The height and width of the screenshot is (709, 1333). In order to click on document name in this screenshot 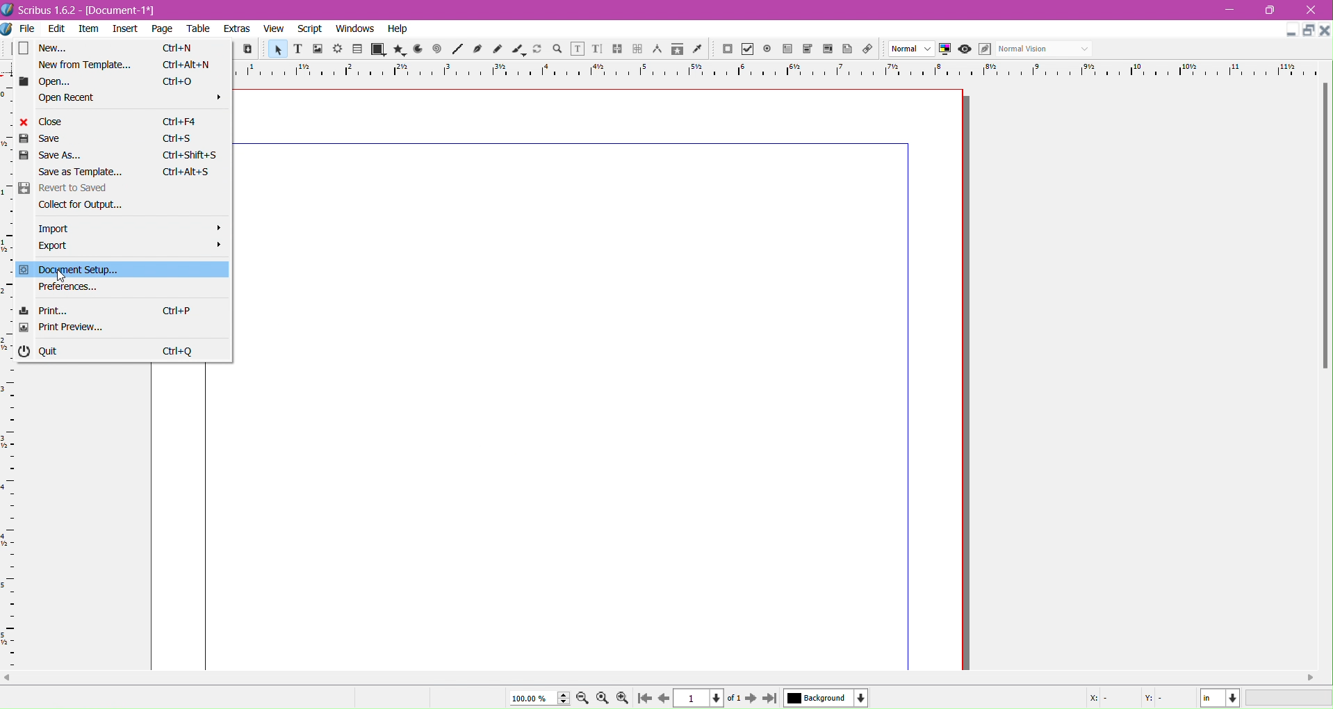, I will do `click(123, 11)`.